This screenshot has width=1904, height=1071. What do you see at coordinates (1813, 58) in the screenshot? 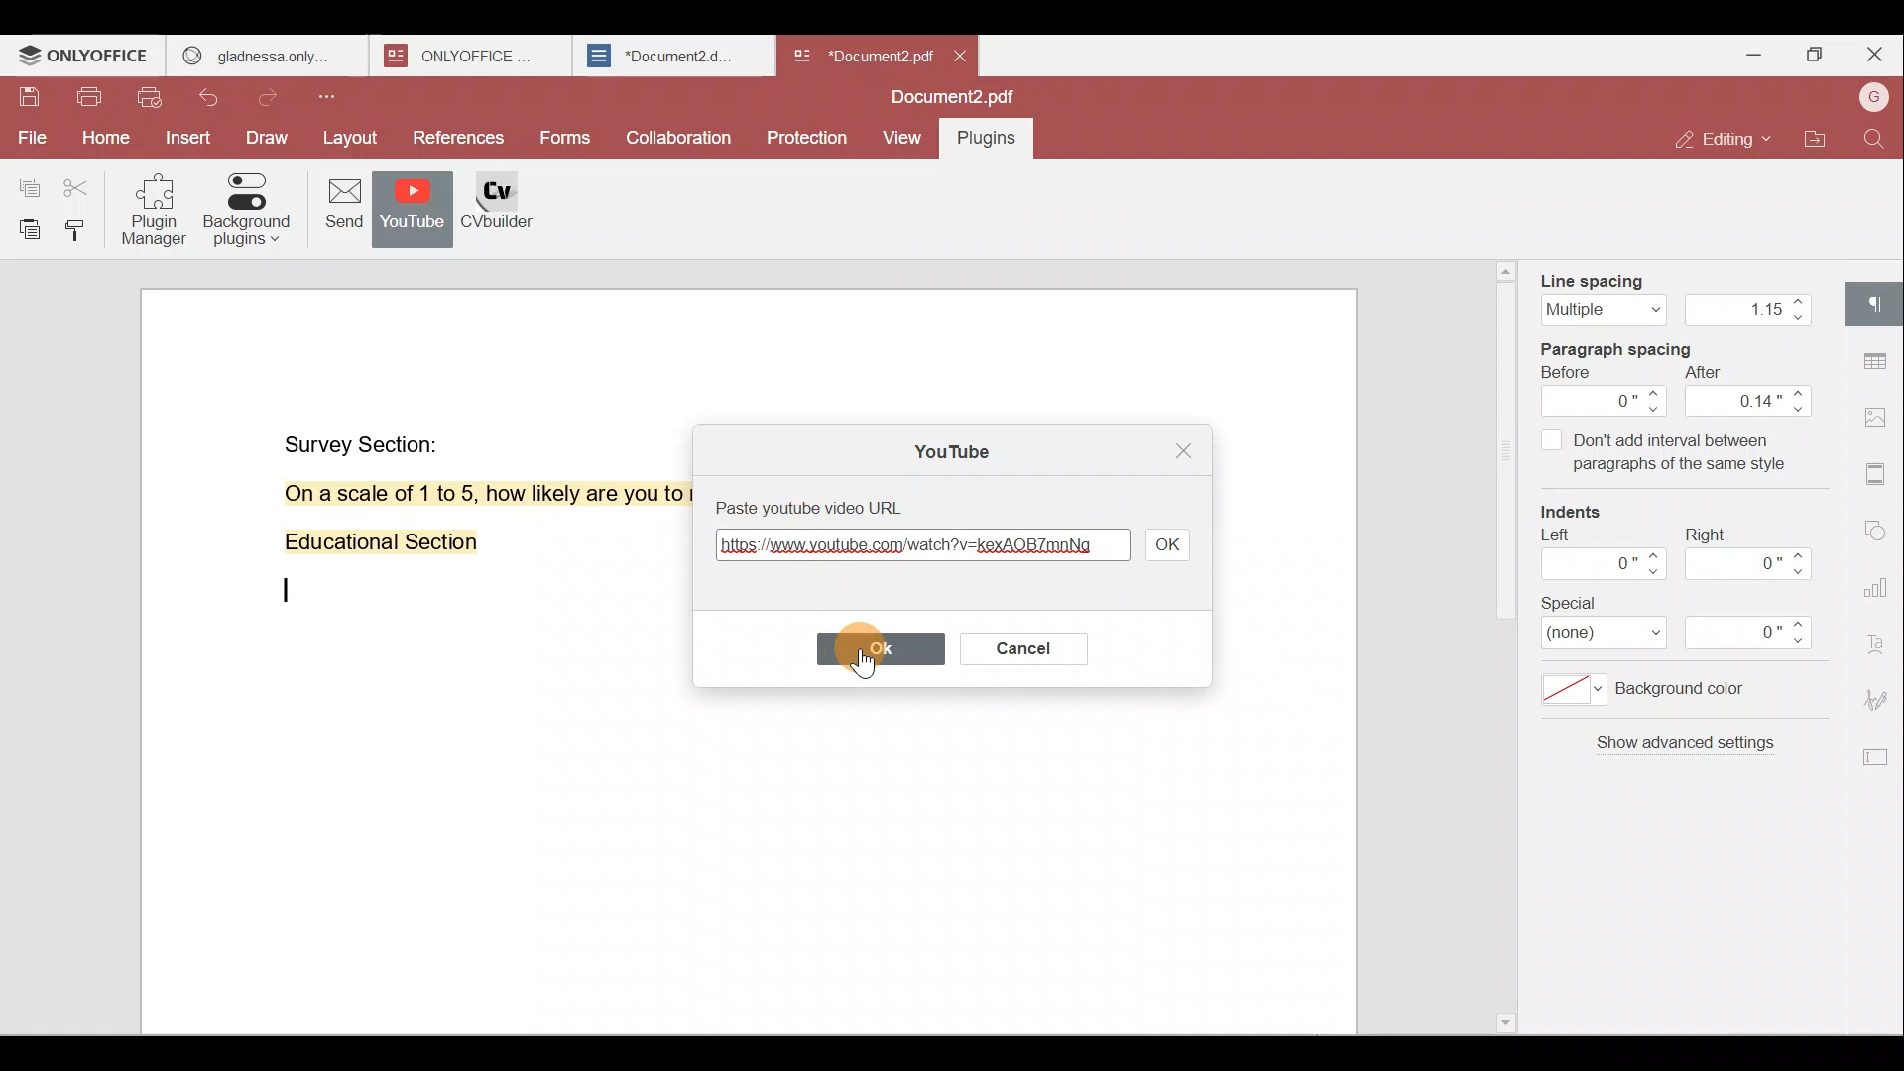
I see `Maximize` at bounding box center [1813, 58].